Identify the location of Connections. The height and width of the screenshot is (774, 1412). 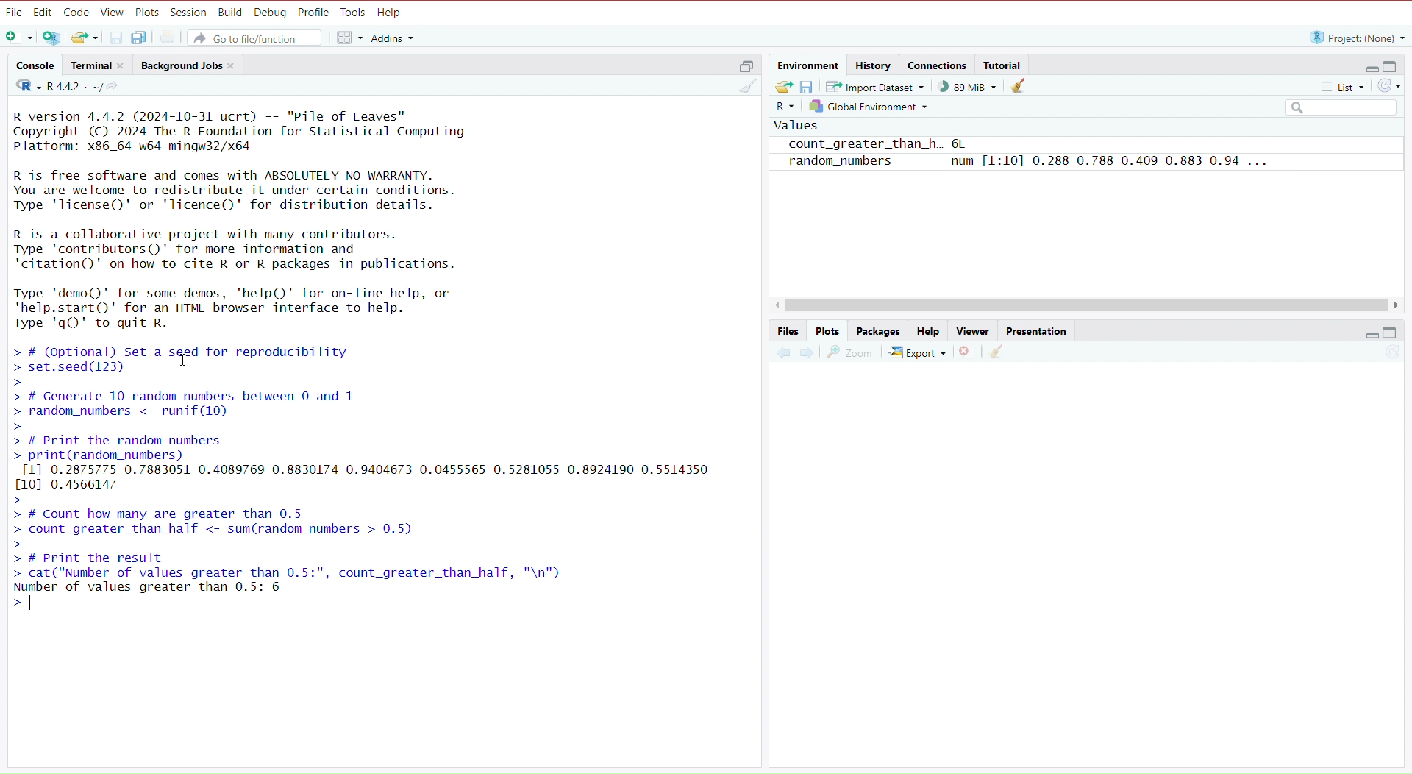
(937, 63).